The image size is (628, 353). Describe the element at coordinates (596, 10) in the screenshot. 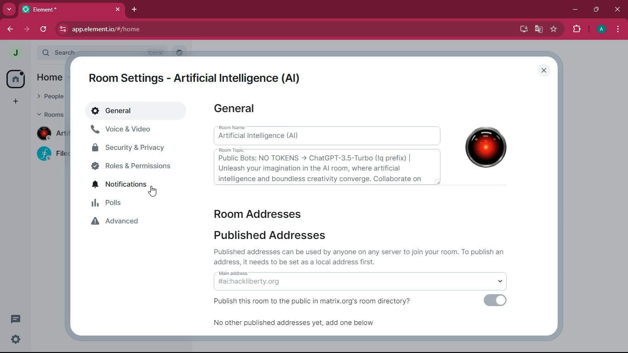

I see `maximize` at that location.